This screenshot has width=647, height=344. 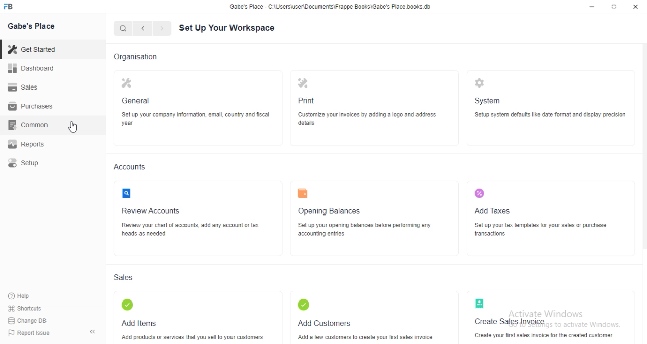 I want to click on Sales, so click(x=26, y=87).